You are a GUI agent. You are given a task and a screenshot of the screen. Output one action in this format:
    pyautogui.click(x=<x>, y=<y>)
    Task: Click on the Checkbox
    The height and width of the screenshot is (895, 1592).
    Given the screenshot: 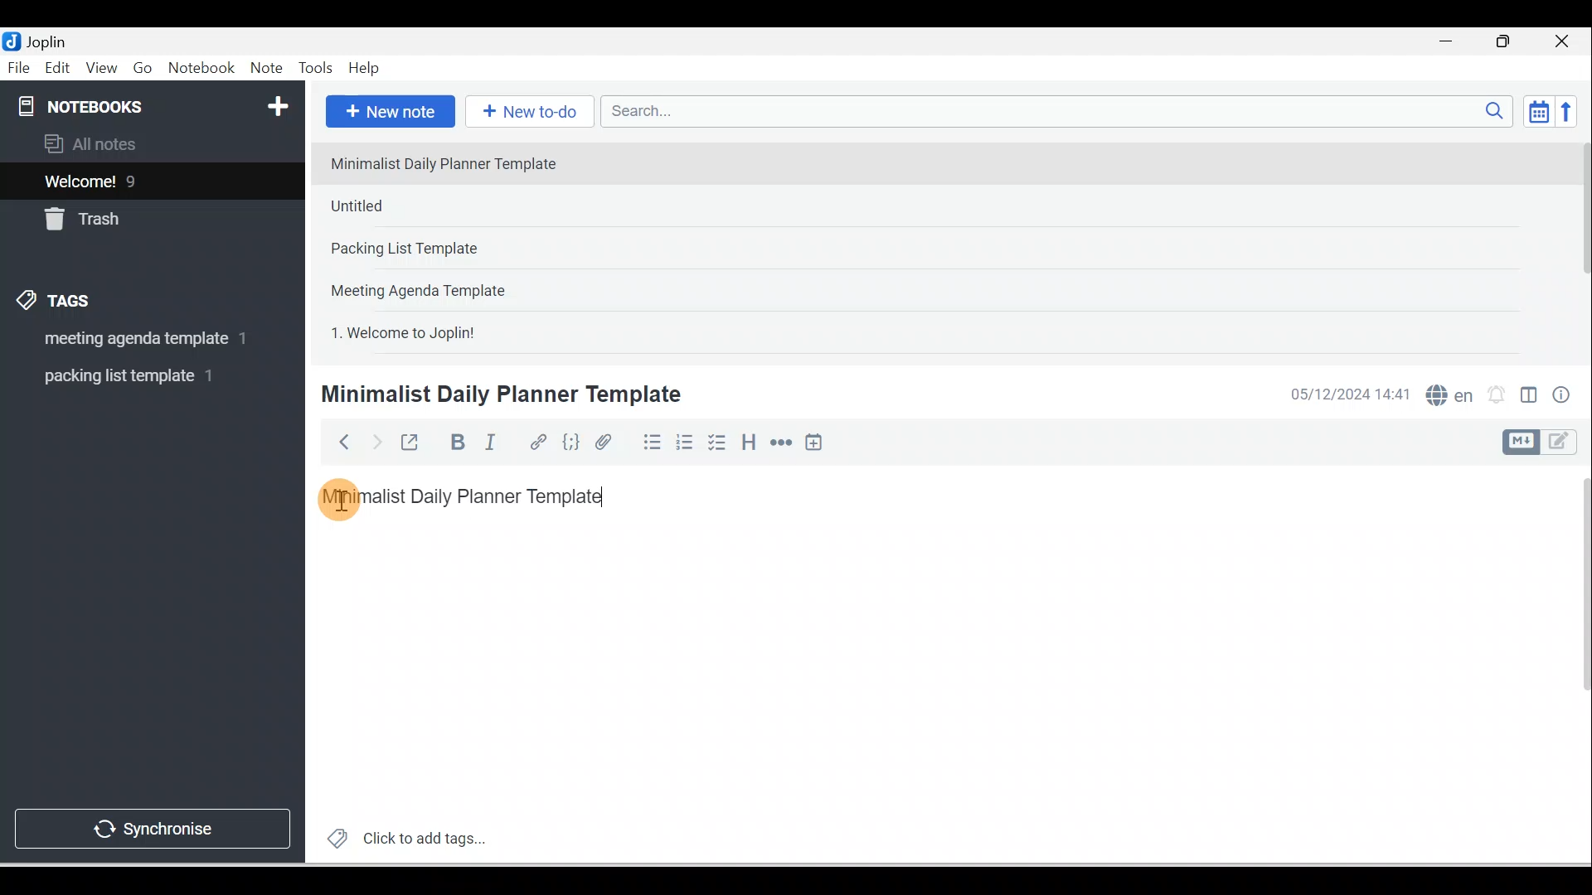 What is the action you would take?
    pyautogui.click(x=716, y=443)
    